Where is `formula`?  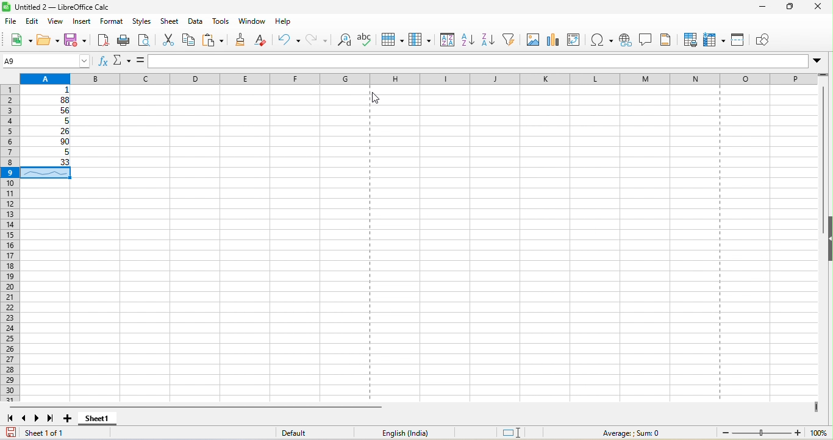
formula is located at coordinates (139, 60).